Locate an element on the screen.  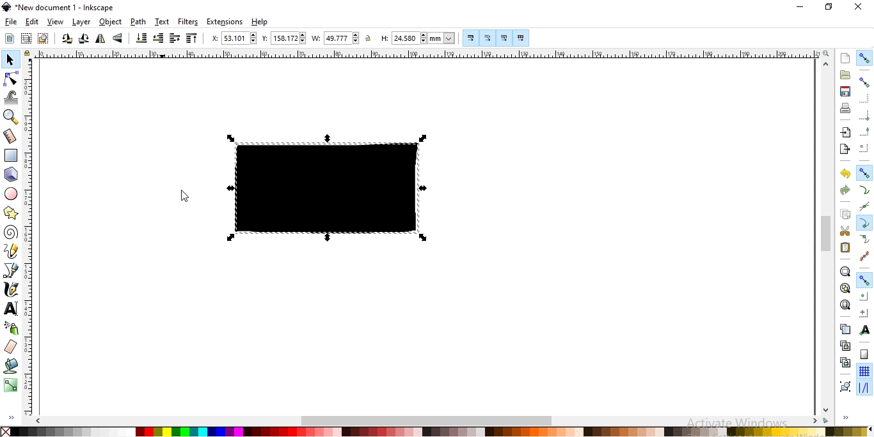
cut the selected clones links to the objects is located at coordinates (843, 363).